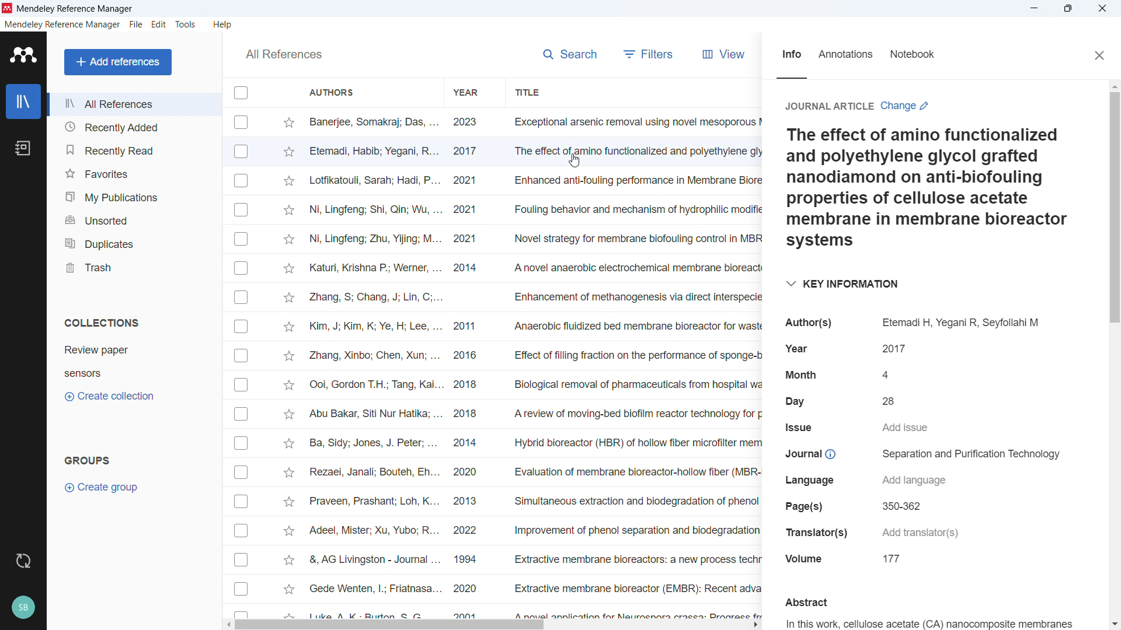 Image resolution: width=1121 pixels, height=630 pixels. I want to click on pages , so click(853, 505).